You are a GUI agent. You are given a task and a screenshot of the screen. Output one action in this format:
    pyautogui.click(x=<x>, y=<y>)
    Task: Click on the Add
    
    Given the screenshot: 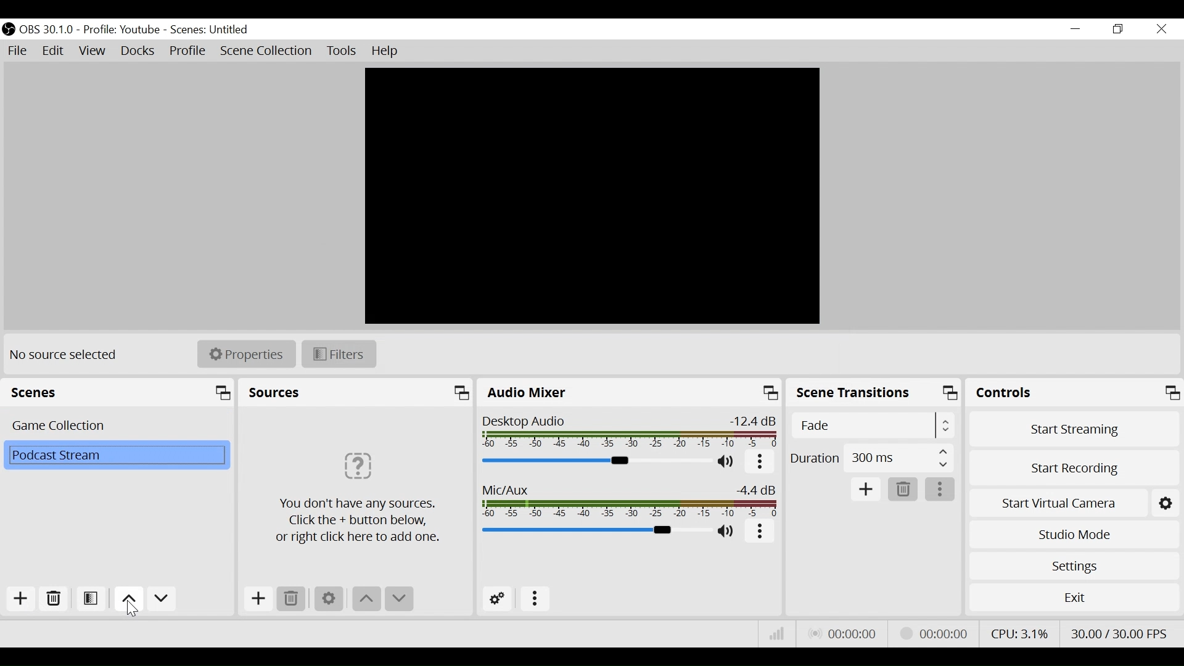 What is the action you would take?
    pyautogui.click(x=866, y=489)
    